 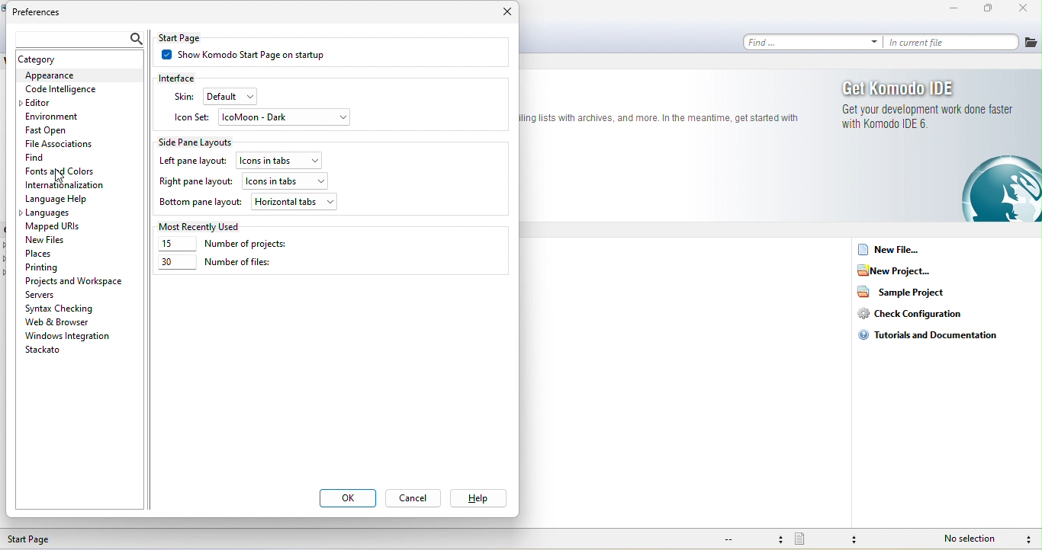 What do you see at coordinates (504, 10) in the screenshot?
I see `close` at bounding box center [504, 10].